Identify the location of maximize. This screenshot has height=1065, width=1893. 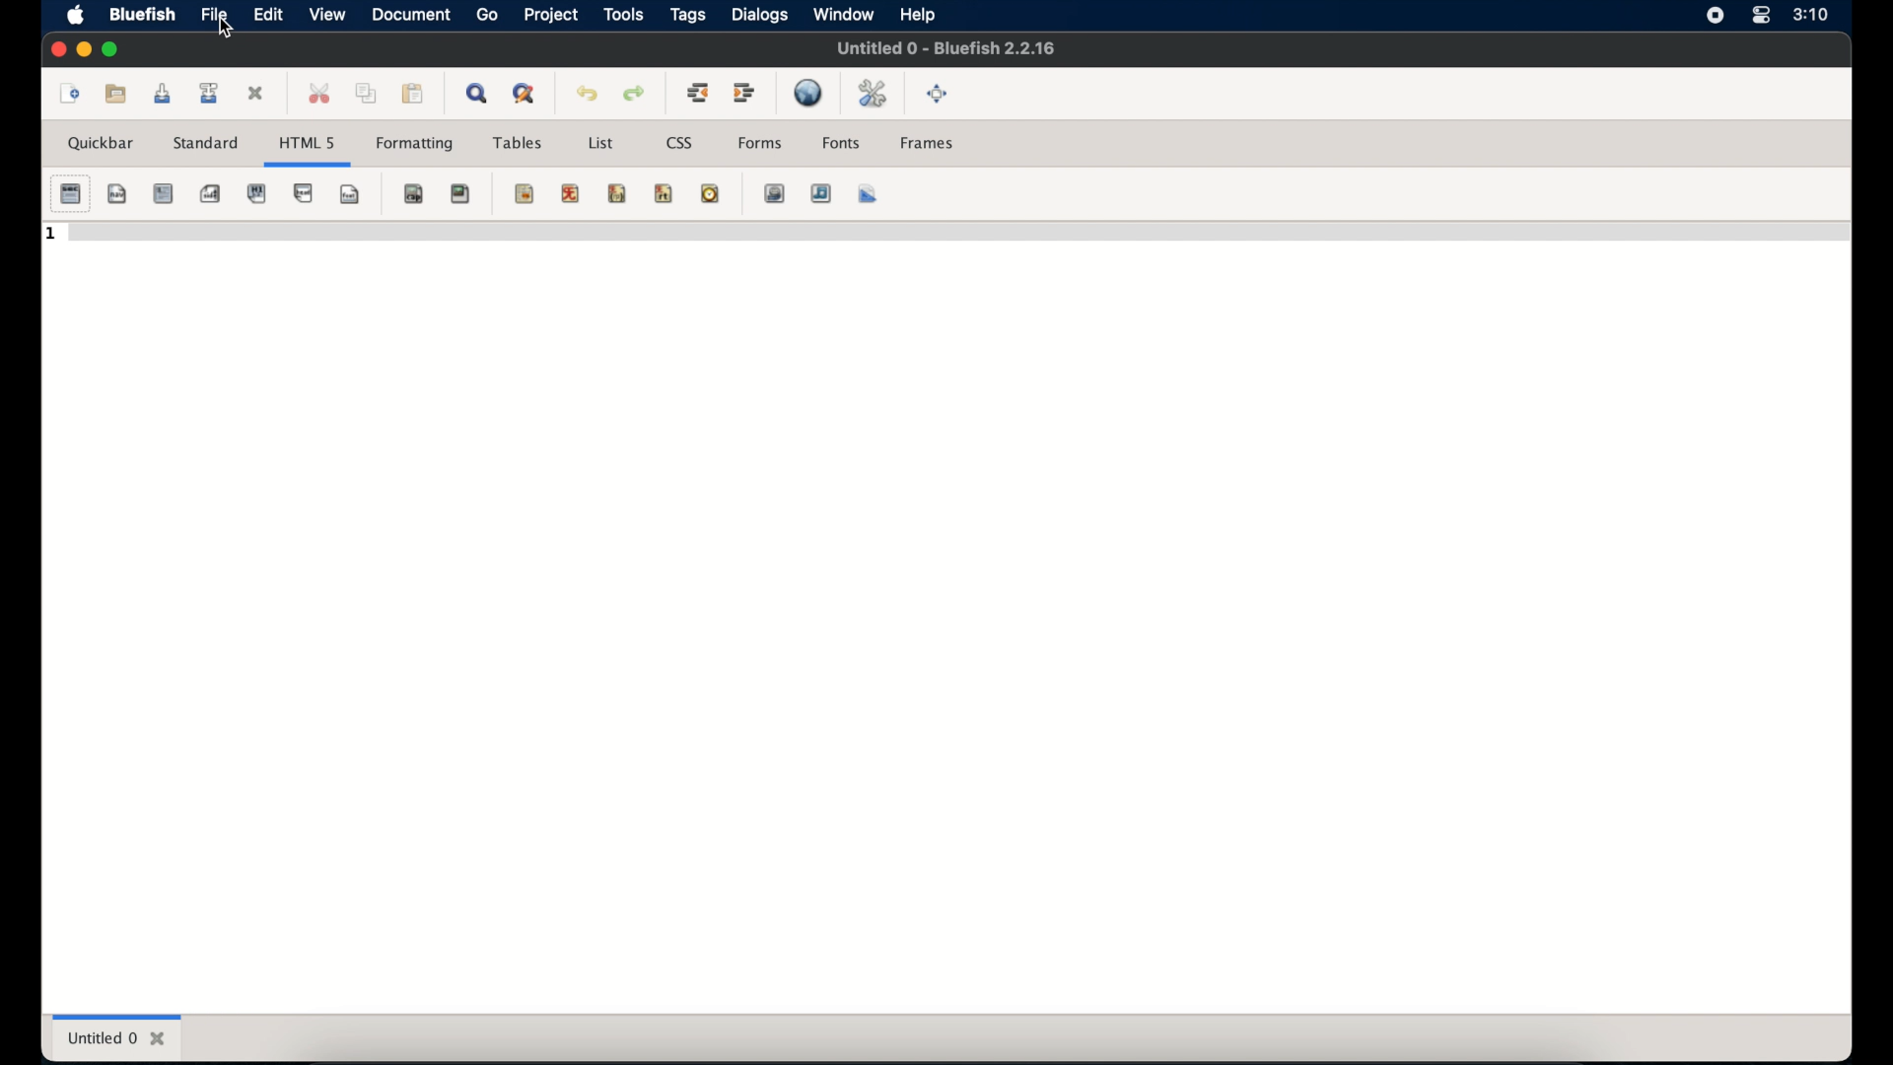
(112, 49).